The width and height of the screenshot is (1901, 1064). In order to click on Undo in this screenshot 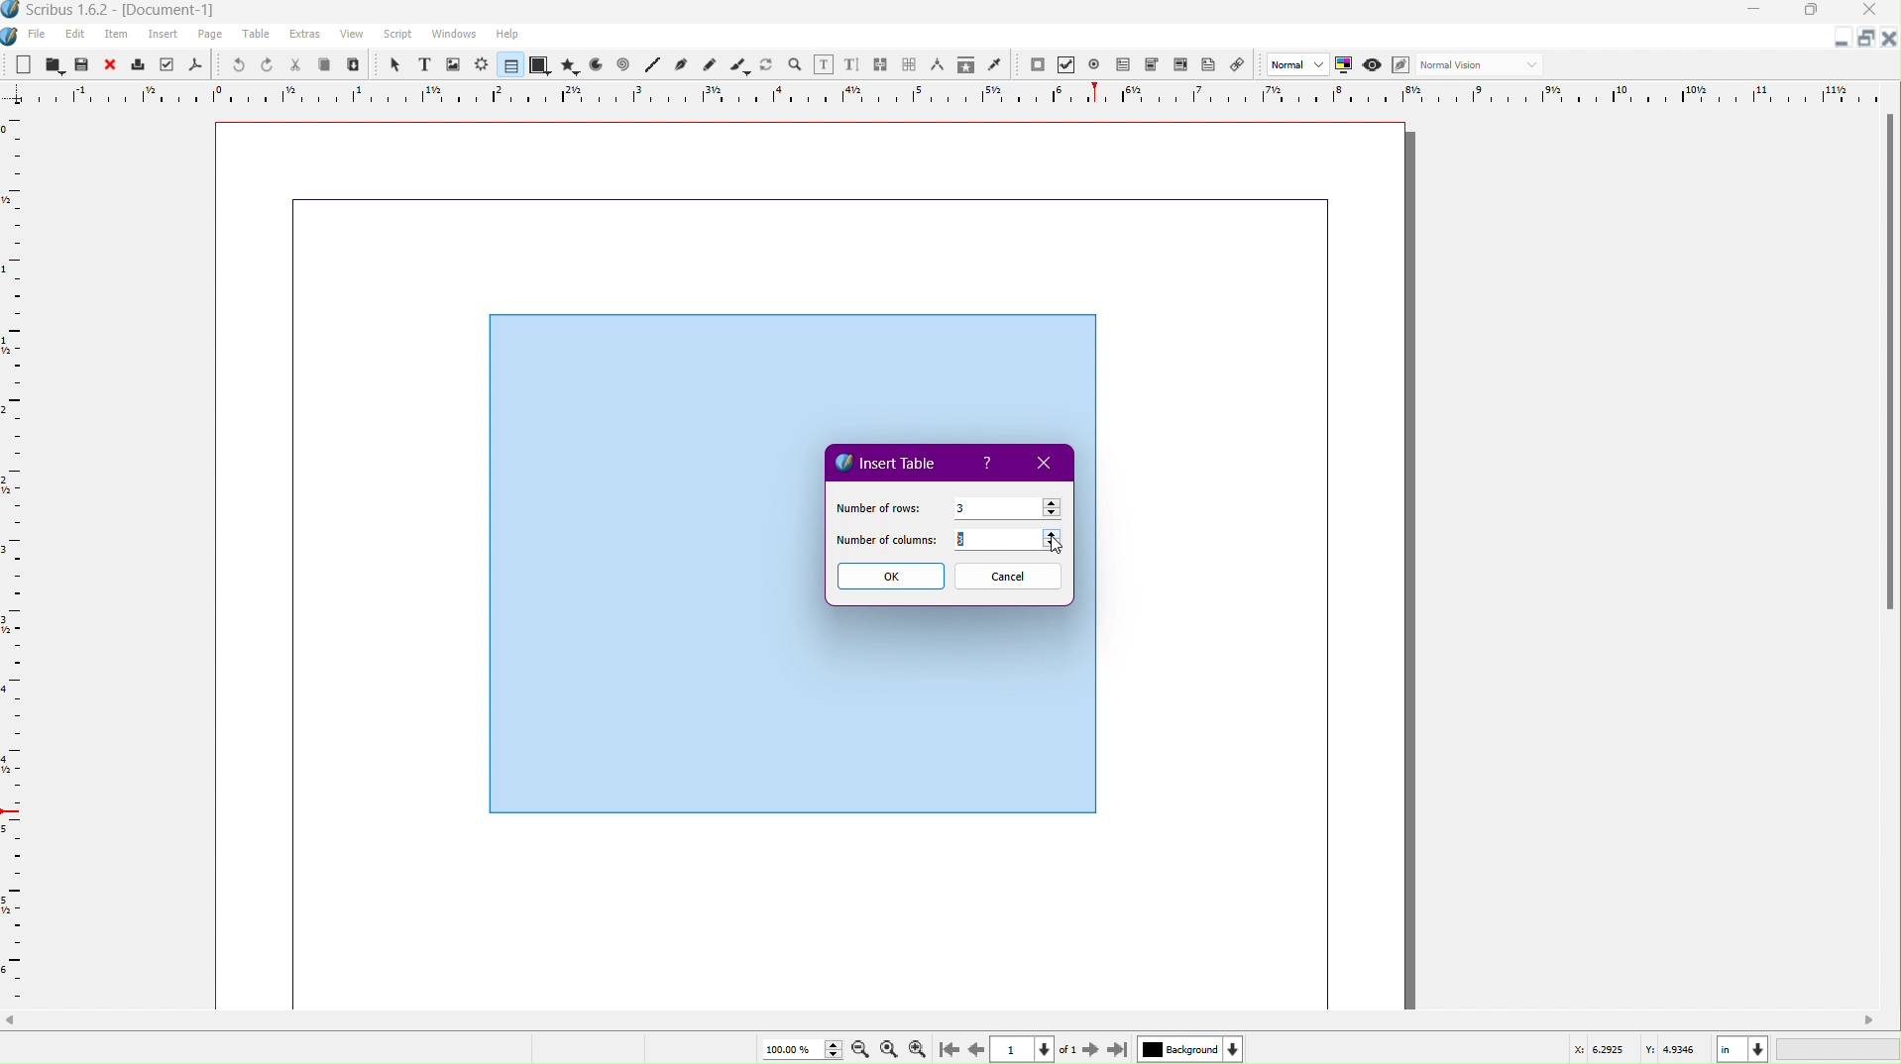, I will do `click(233, 64)`.